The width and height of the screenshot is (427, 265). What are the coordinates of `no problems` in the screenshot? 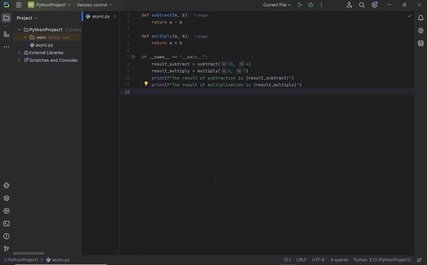 It's located at (410, 16).